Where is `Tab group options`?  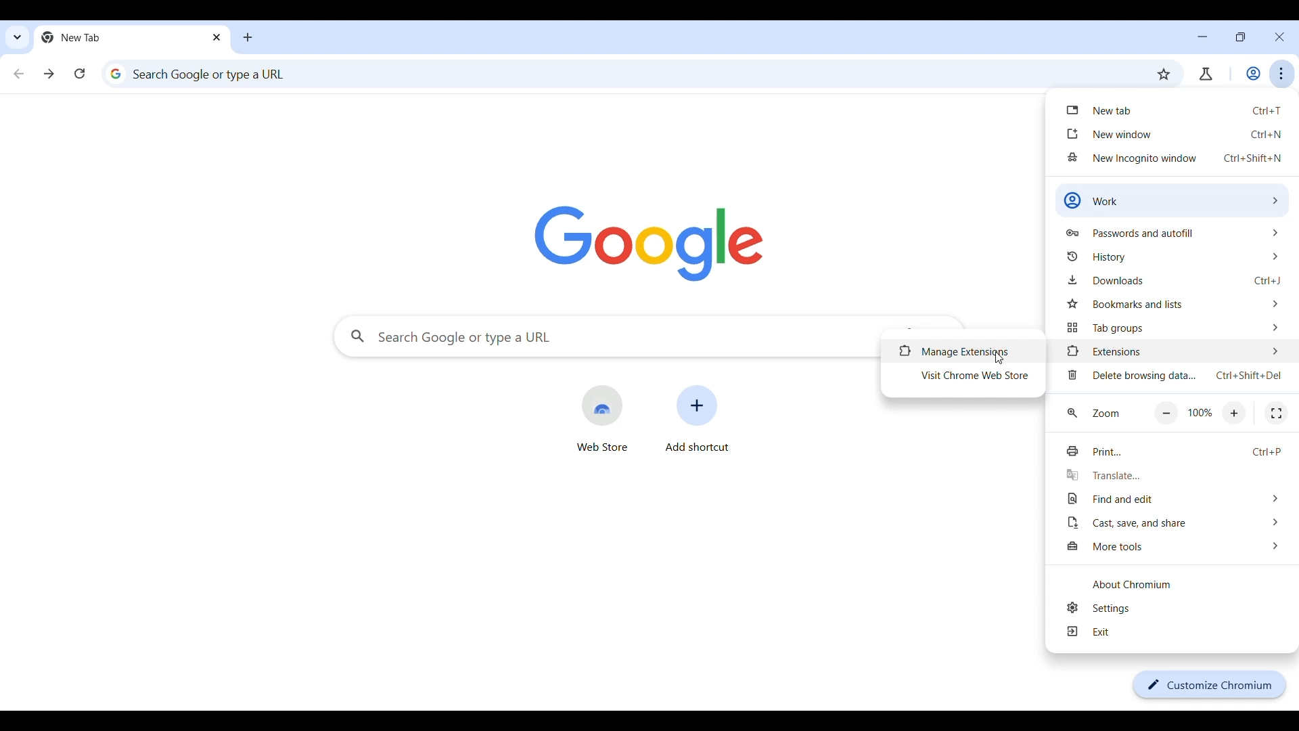
Tab group options is located at coordinates (1172, 328).